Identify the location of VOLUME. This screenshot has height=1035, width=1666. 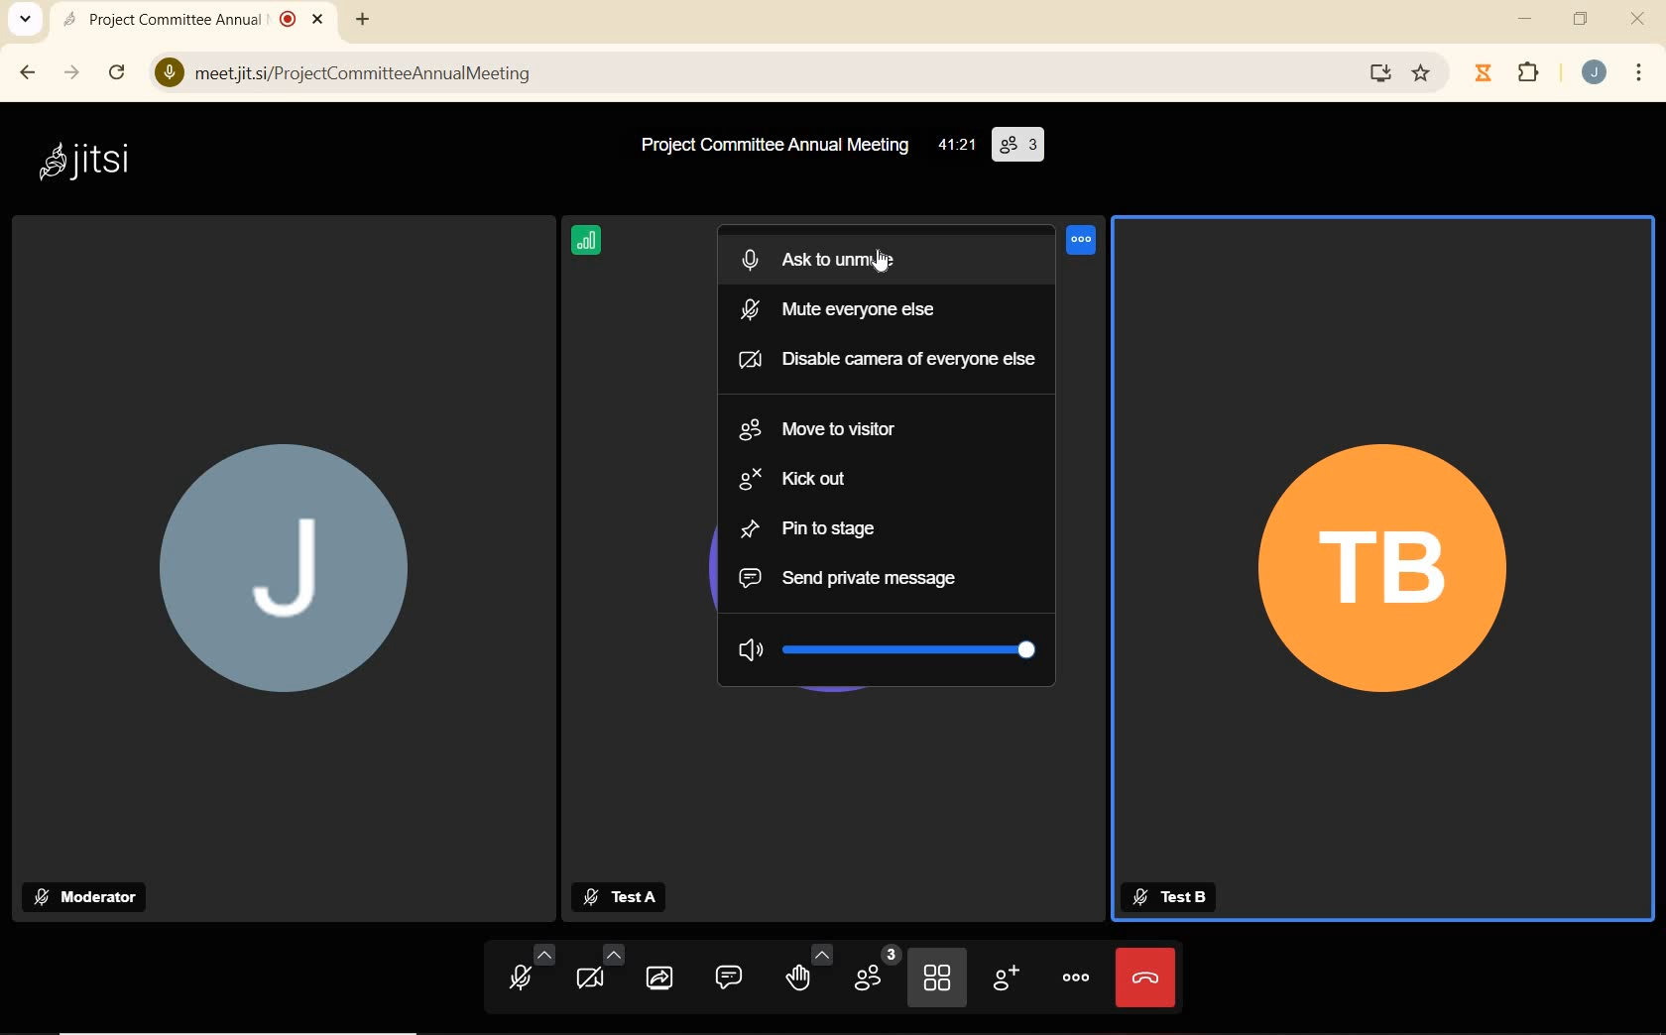
(889, 646).